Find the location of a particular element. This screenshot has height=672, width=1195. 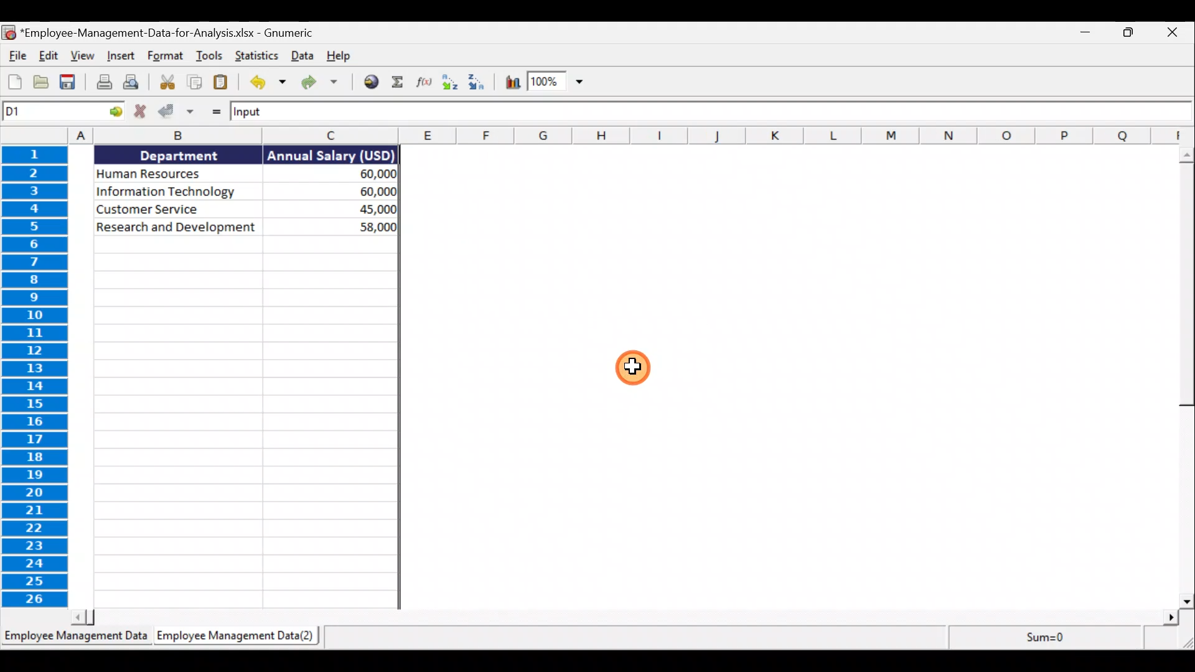

Edit is located at coordinates (50, 52).